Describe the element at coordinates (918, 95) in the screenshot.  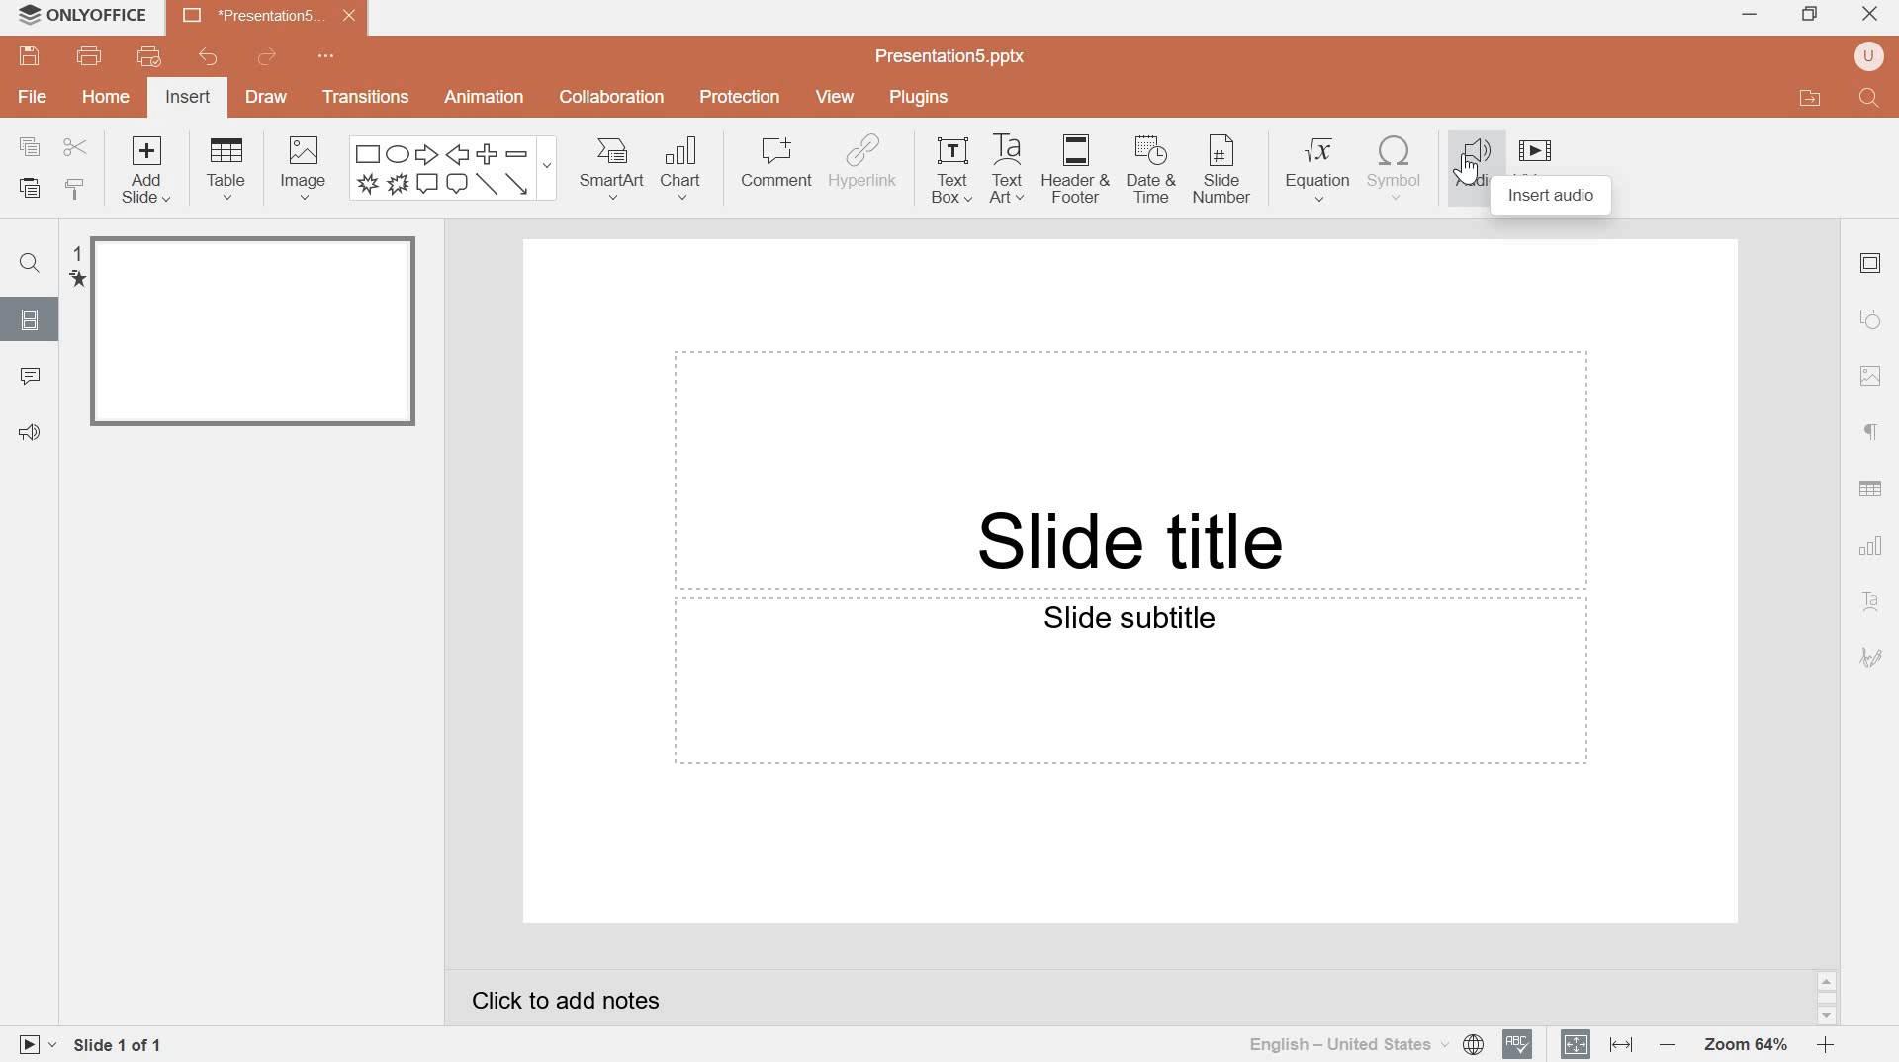
I see `Plugins` at that location.